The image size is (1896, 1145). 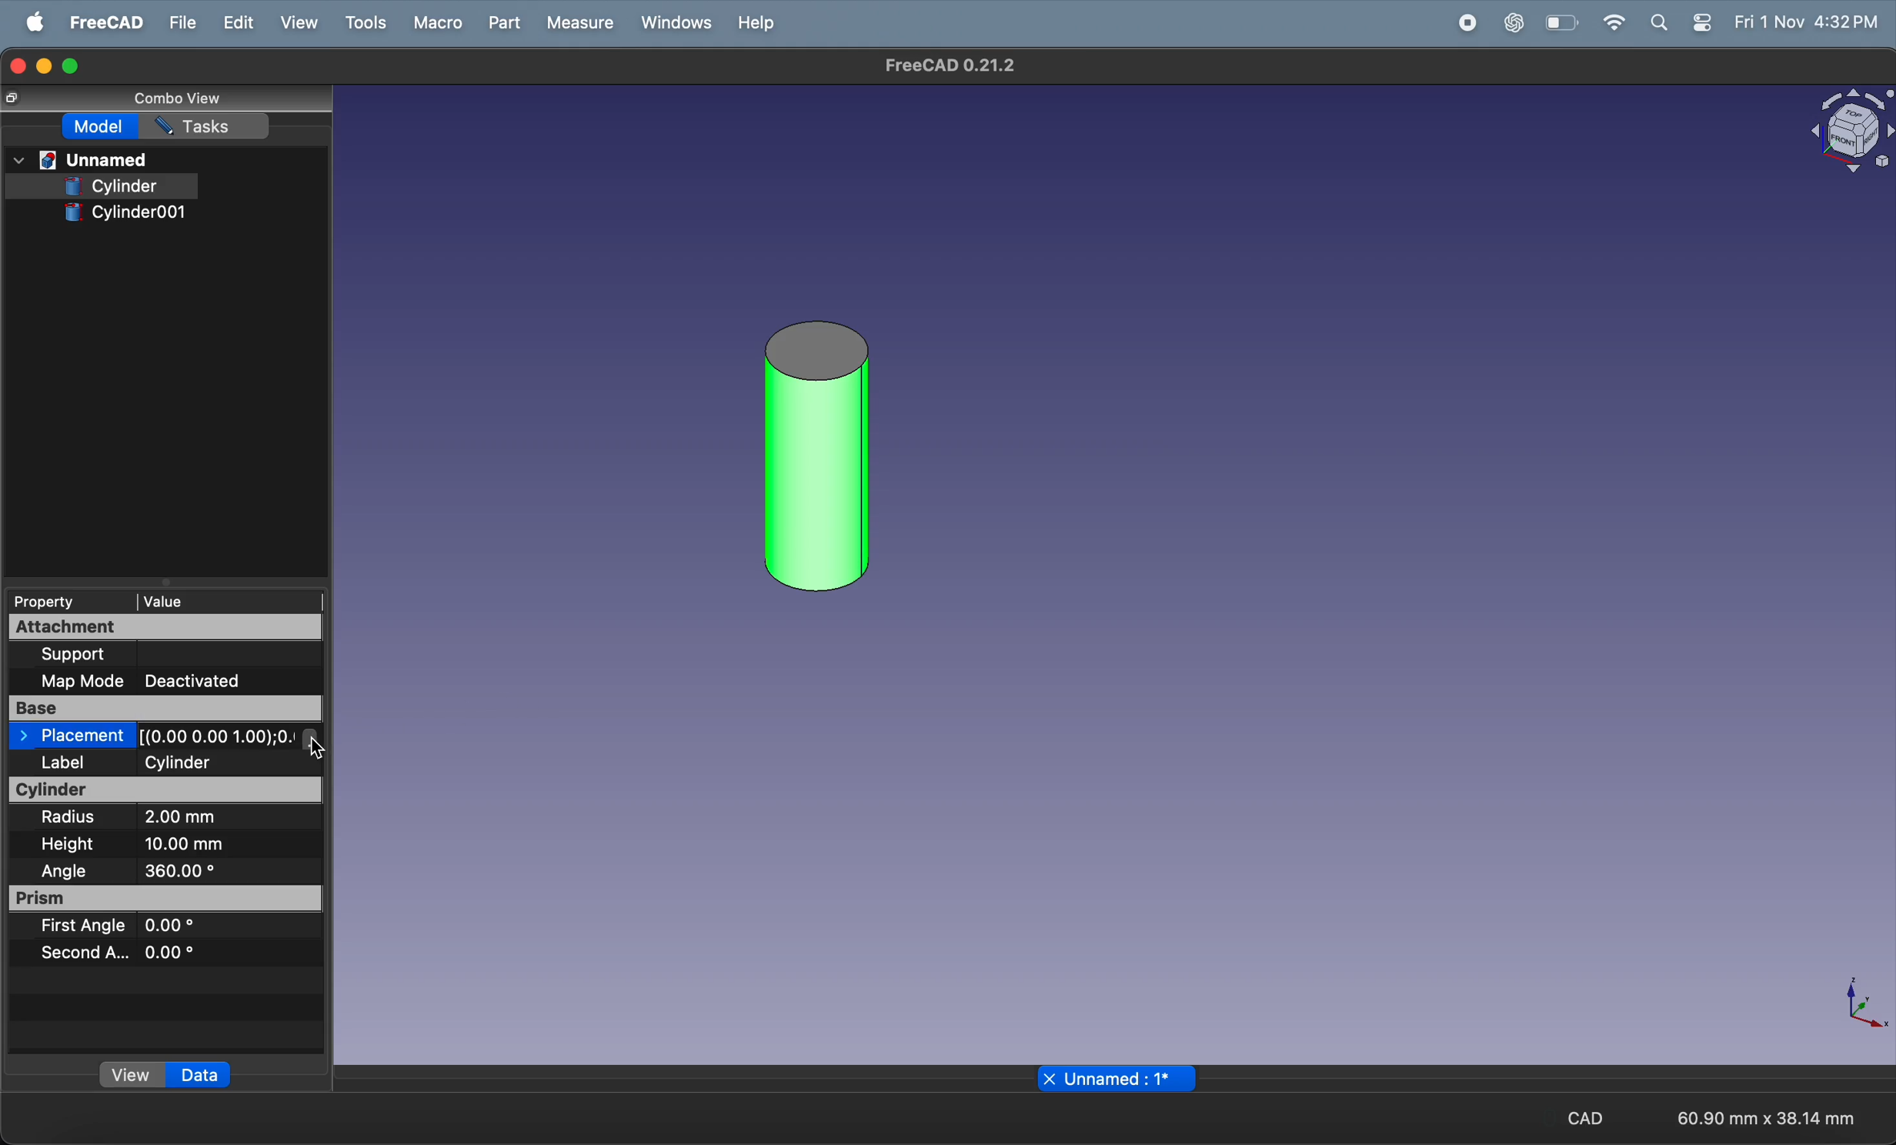 I want to click on record, so click(x=1463, y=23).